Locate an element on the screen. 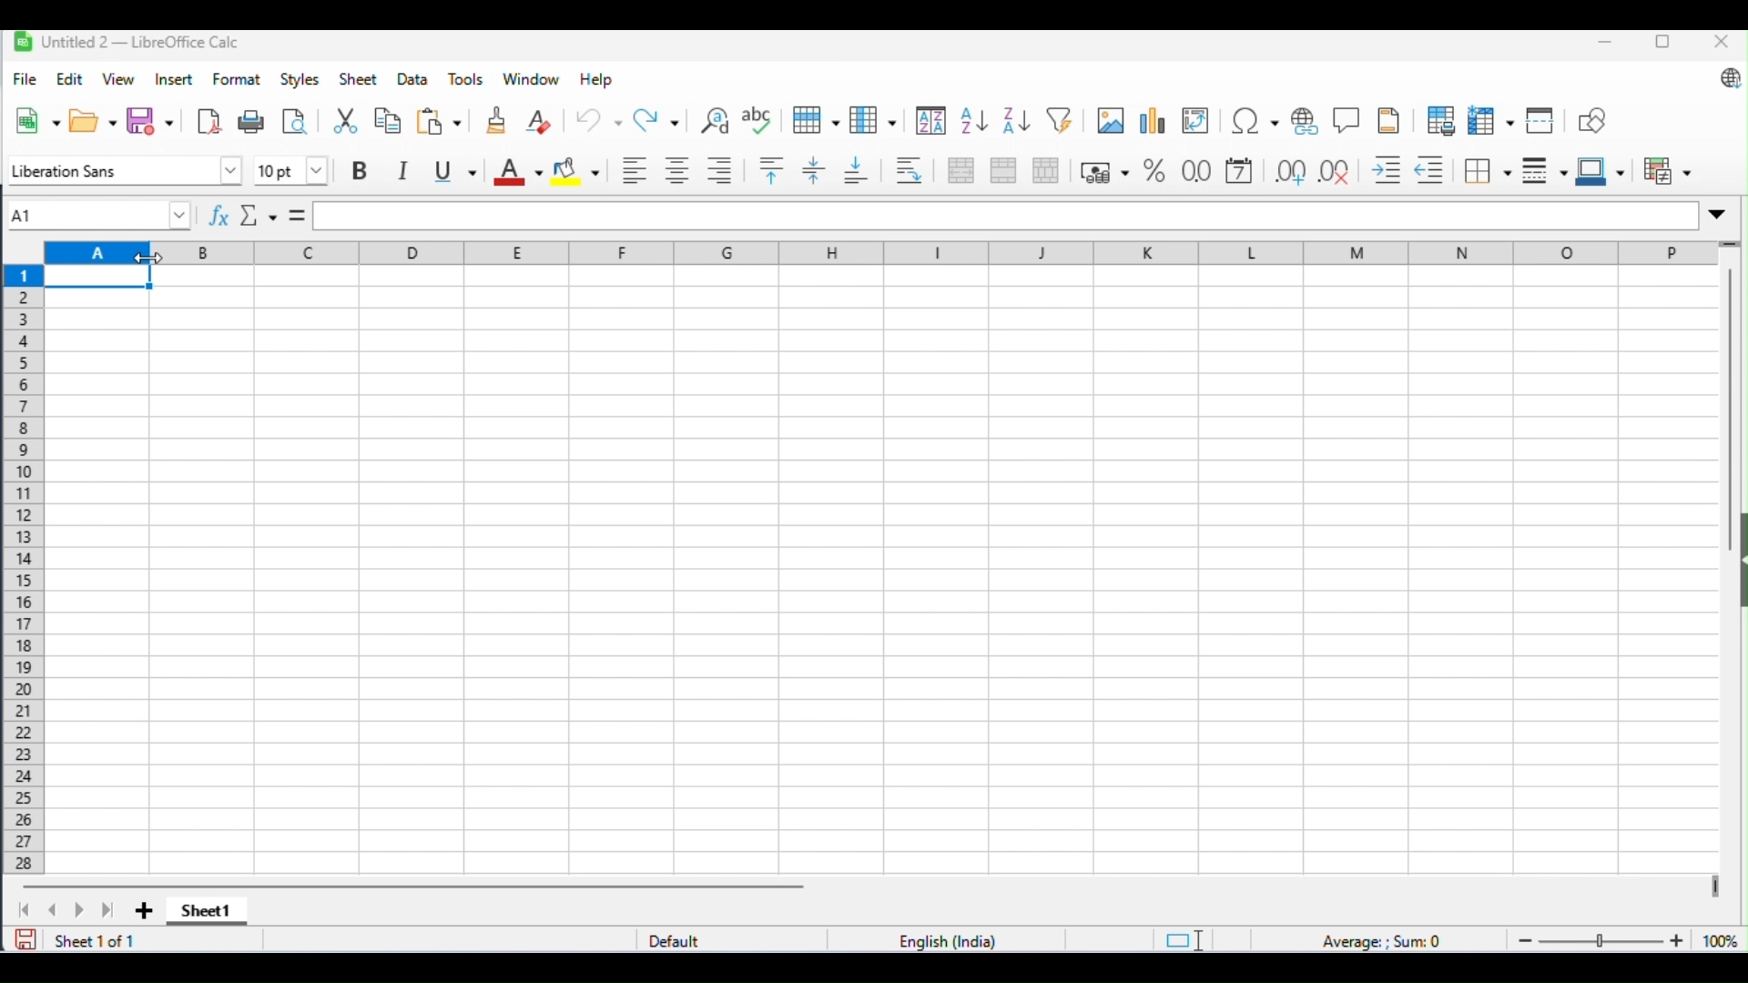  format as percent is located at coordinates (1153, 170).